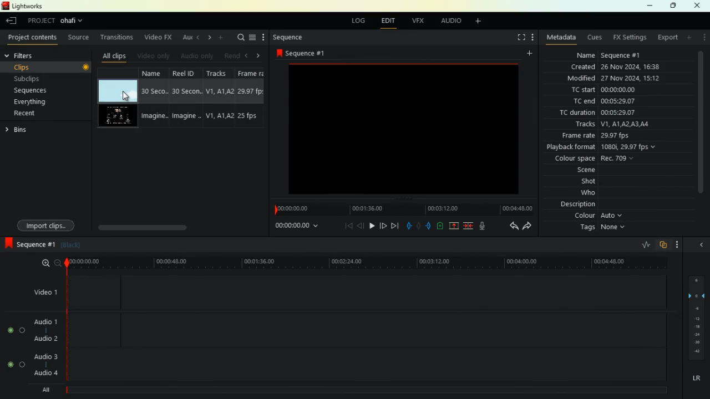 The width and height of the screenshot is (710, 399). What do you see at coordinates (486, 227) in the screenshot?
I see `mic` at bounding box center [486, 227].